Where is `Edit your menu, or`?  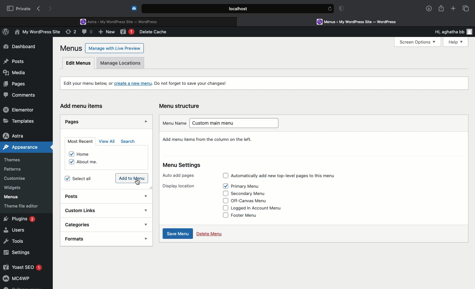
Edit your menu, or is located at coordinates (87, 83).